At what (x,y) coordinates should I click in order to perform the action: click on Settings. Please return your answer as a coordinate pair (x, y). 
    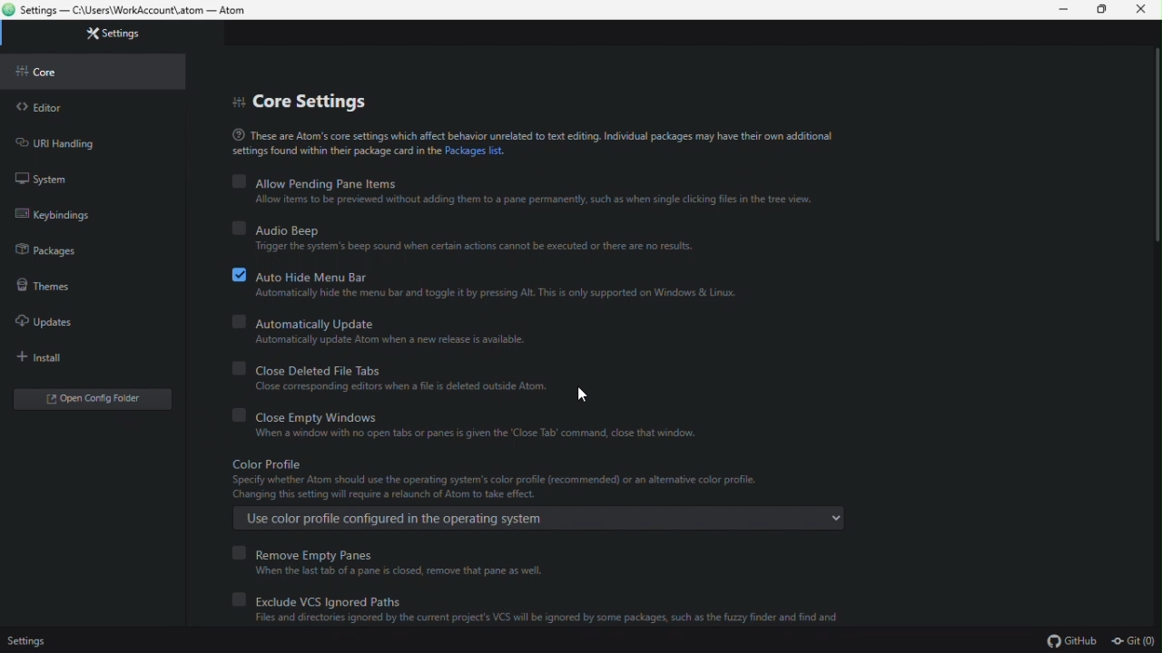
    Looking at the image, I should click on (30, 643).